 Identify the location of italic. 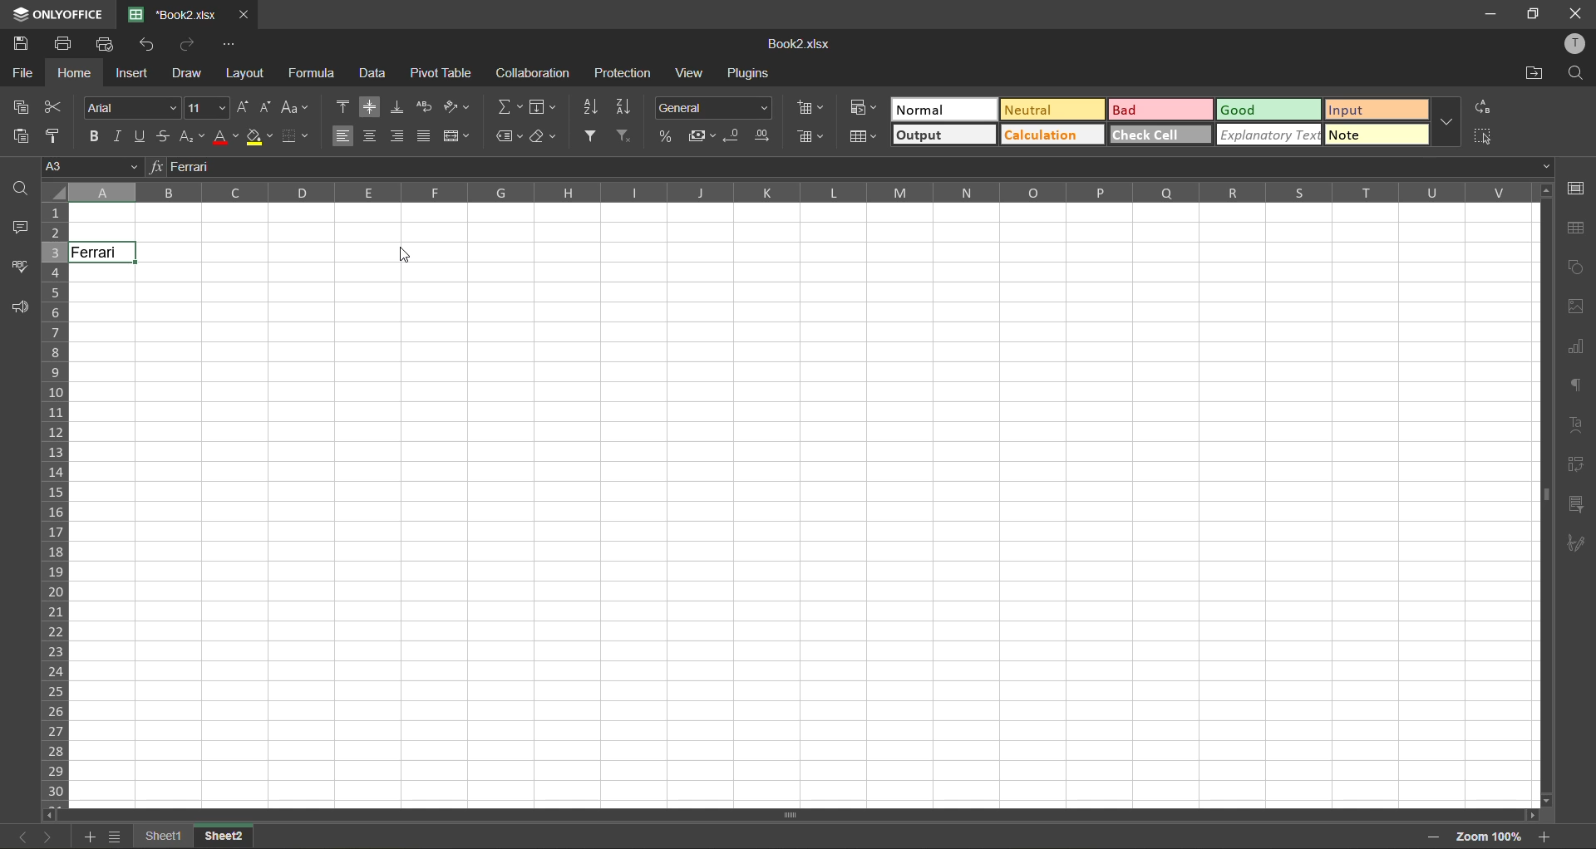
(119, 137).